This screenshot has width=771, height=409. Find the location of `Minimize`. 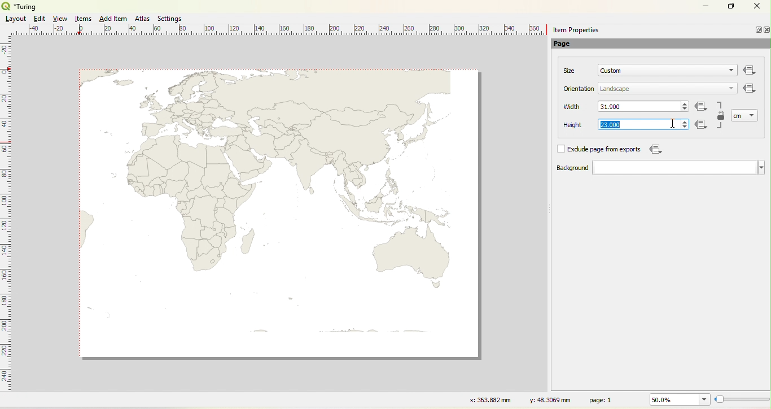

Minimize is located at coordinates (757, 29).